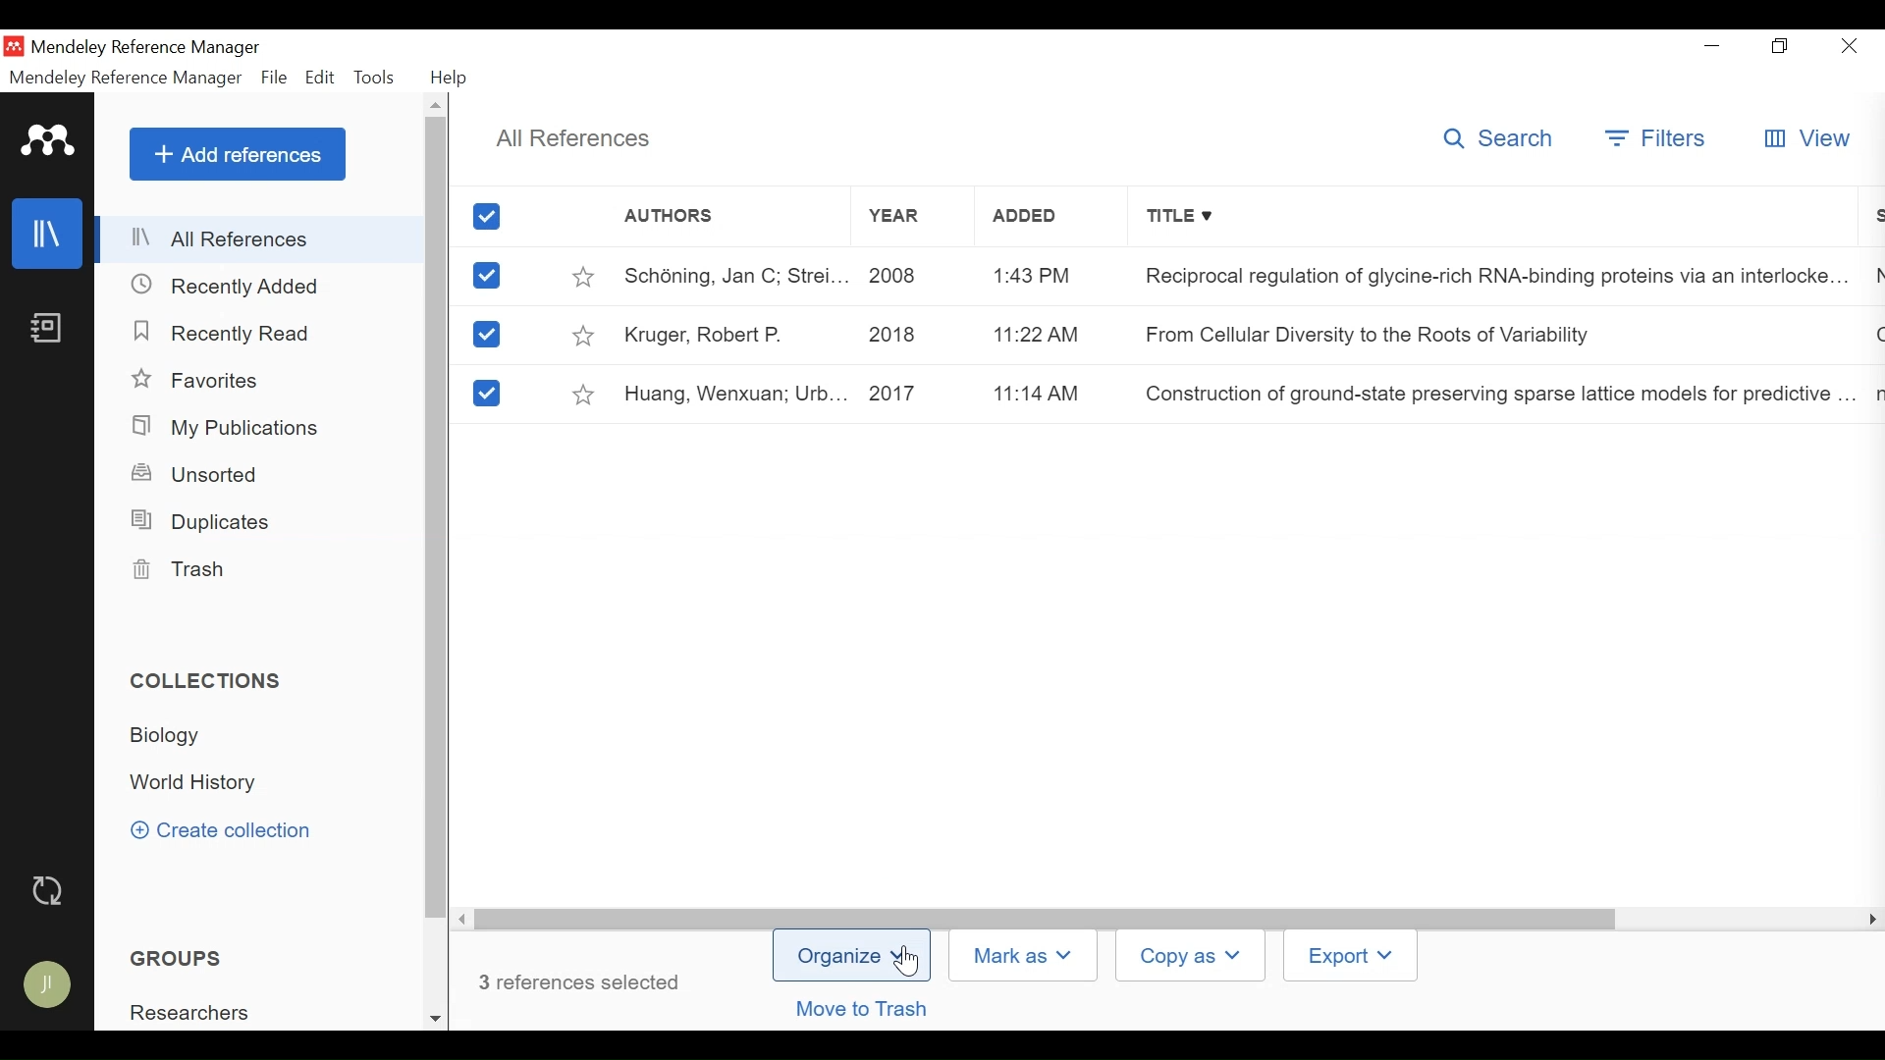 The width and height of the screenshot is (1885, 1060). Describe the element at coordinates (1036, 337) in the screenshot. I see `11:22 AM` at that location.